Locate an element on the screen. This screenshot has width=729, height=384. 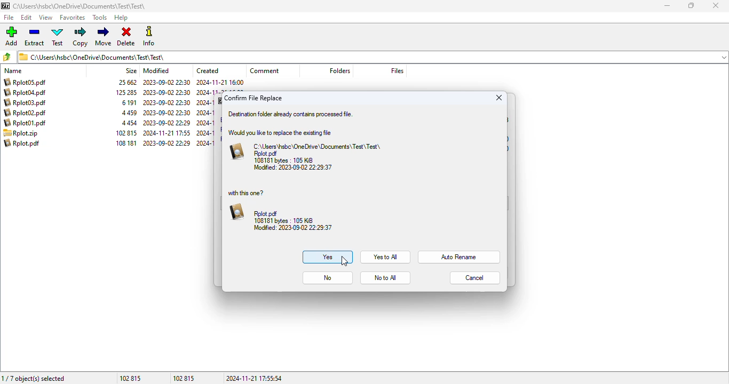
1/7 object(s) selected is located at coordinates (35, 377).